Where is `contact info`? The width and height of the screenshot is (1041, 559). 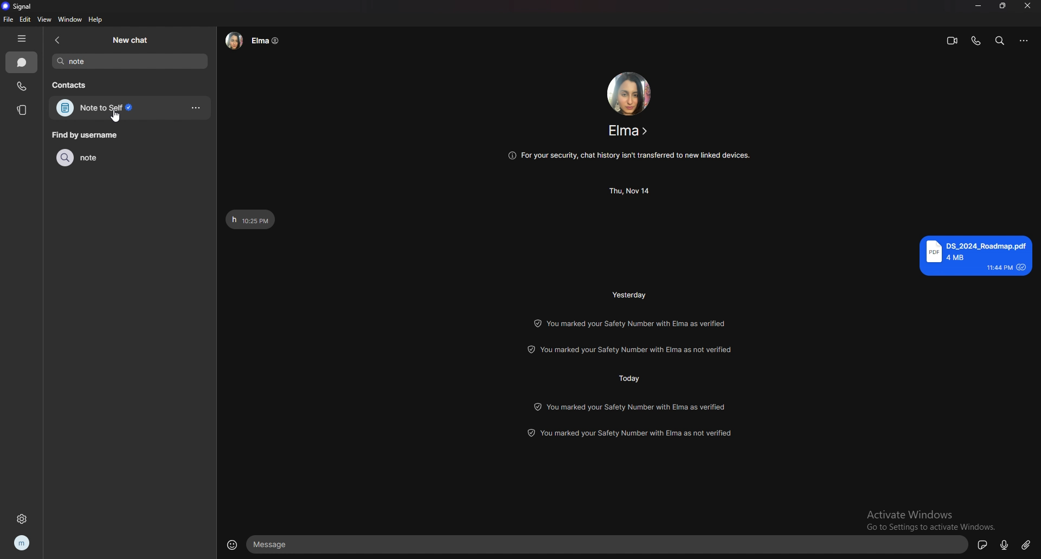
contact info is located at coordinates (253, 41).